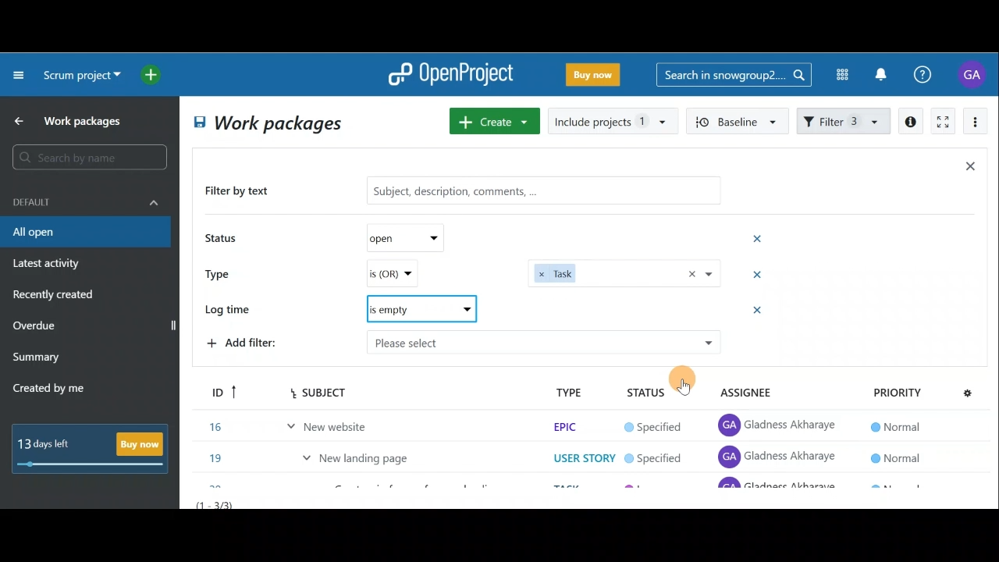 The height and width of the screenshot is (562, 999). I want to click on Cursor, so click(686, 383).